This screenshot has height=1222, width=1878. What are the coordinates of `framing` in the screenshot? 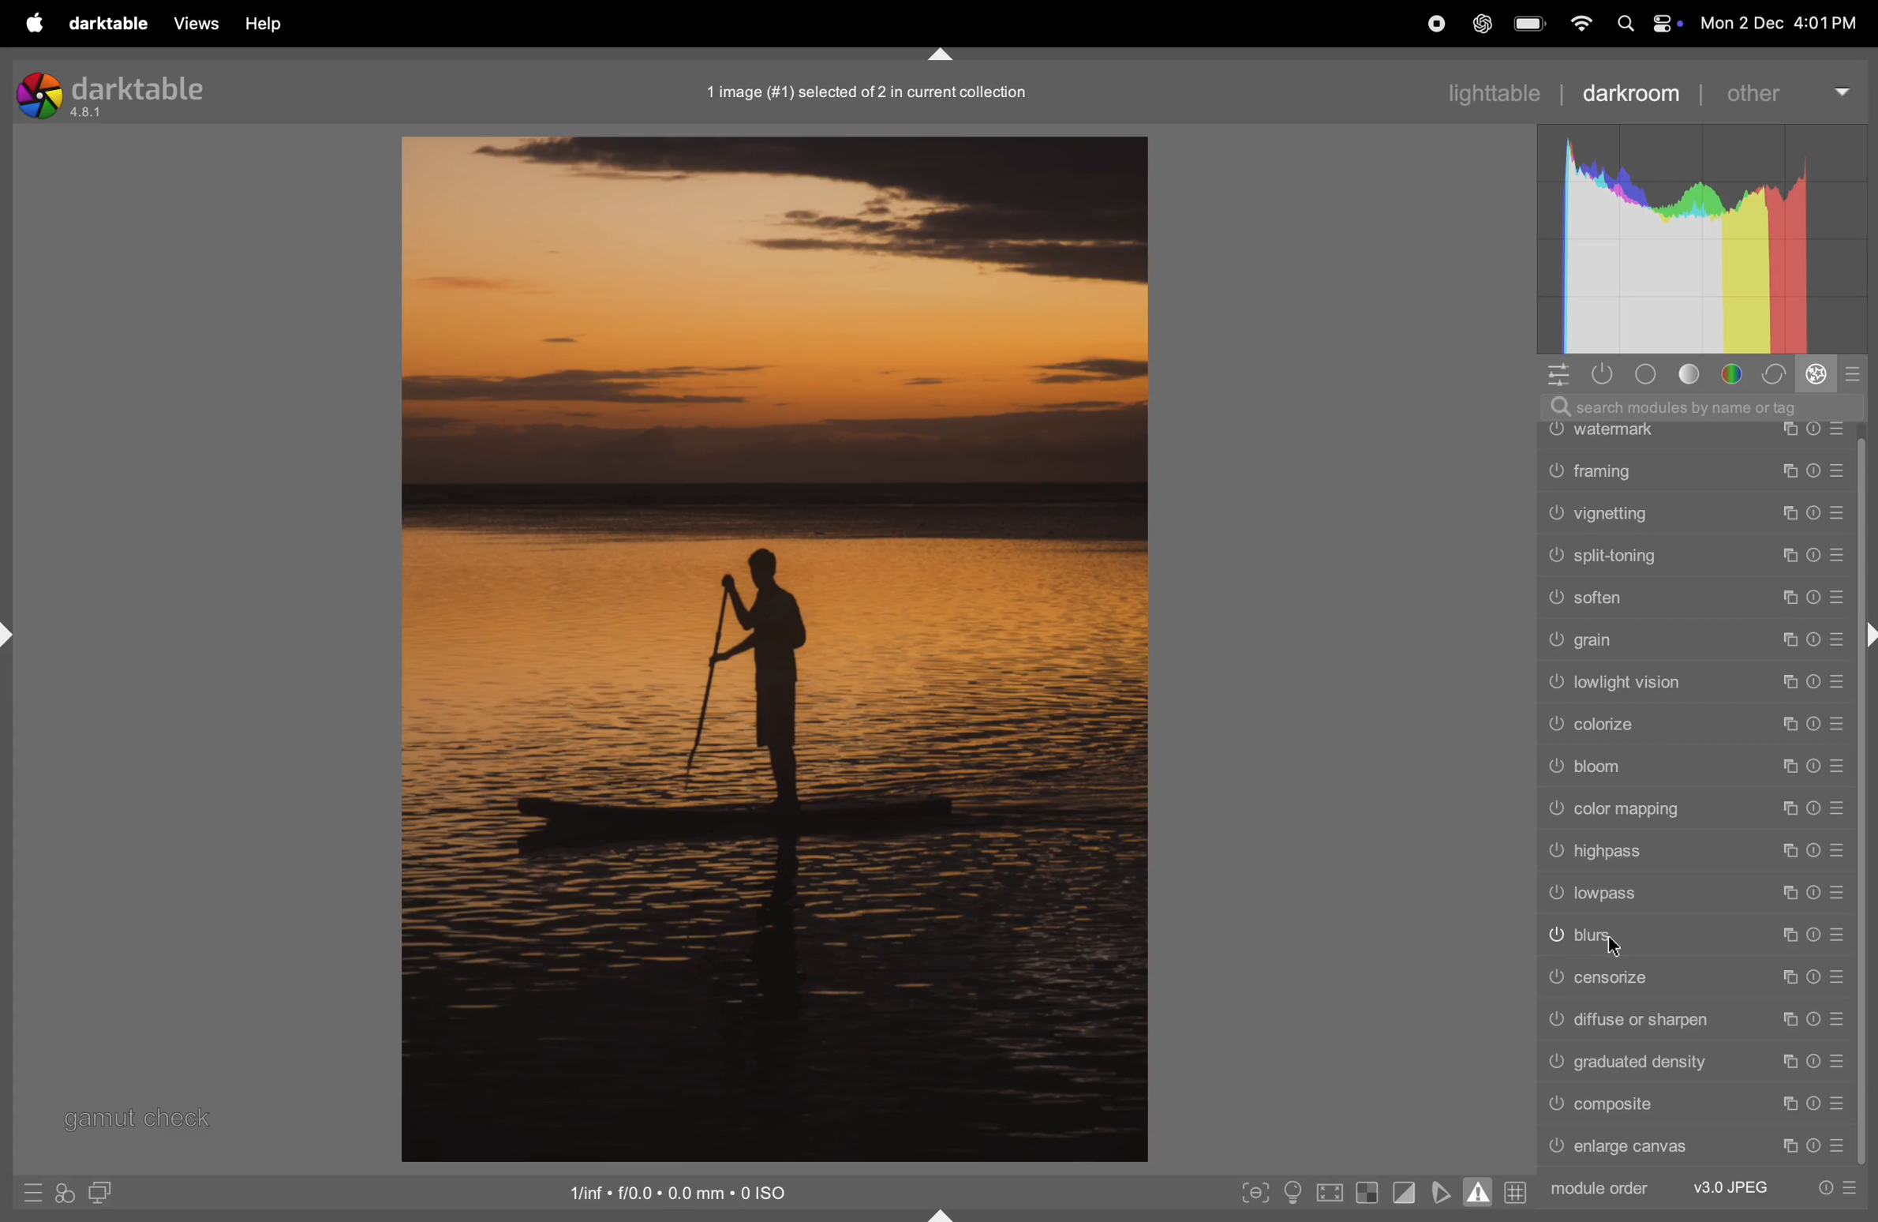 It's located at (1693, 469).